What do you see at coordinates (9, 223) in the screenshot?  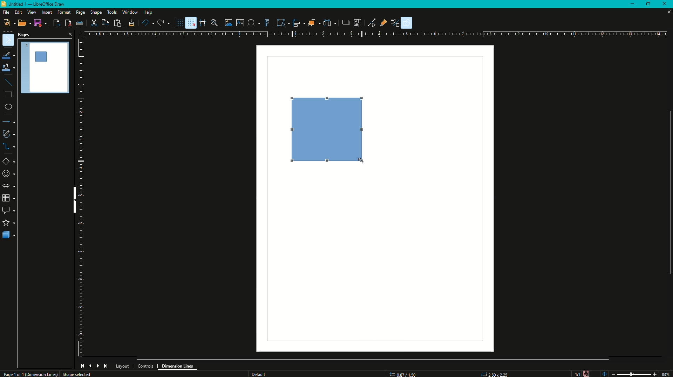 I see `Stars and Banners` at bounding box center [9, 223].